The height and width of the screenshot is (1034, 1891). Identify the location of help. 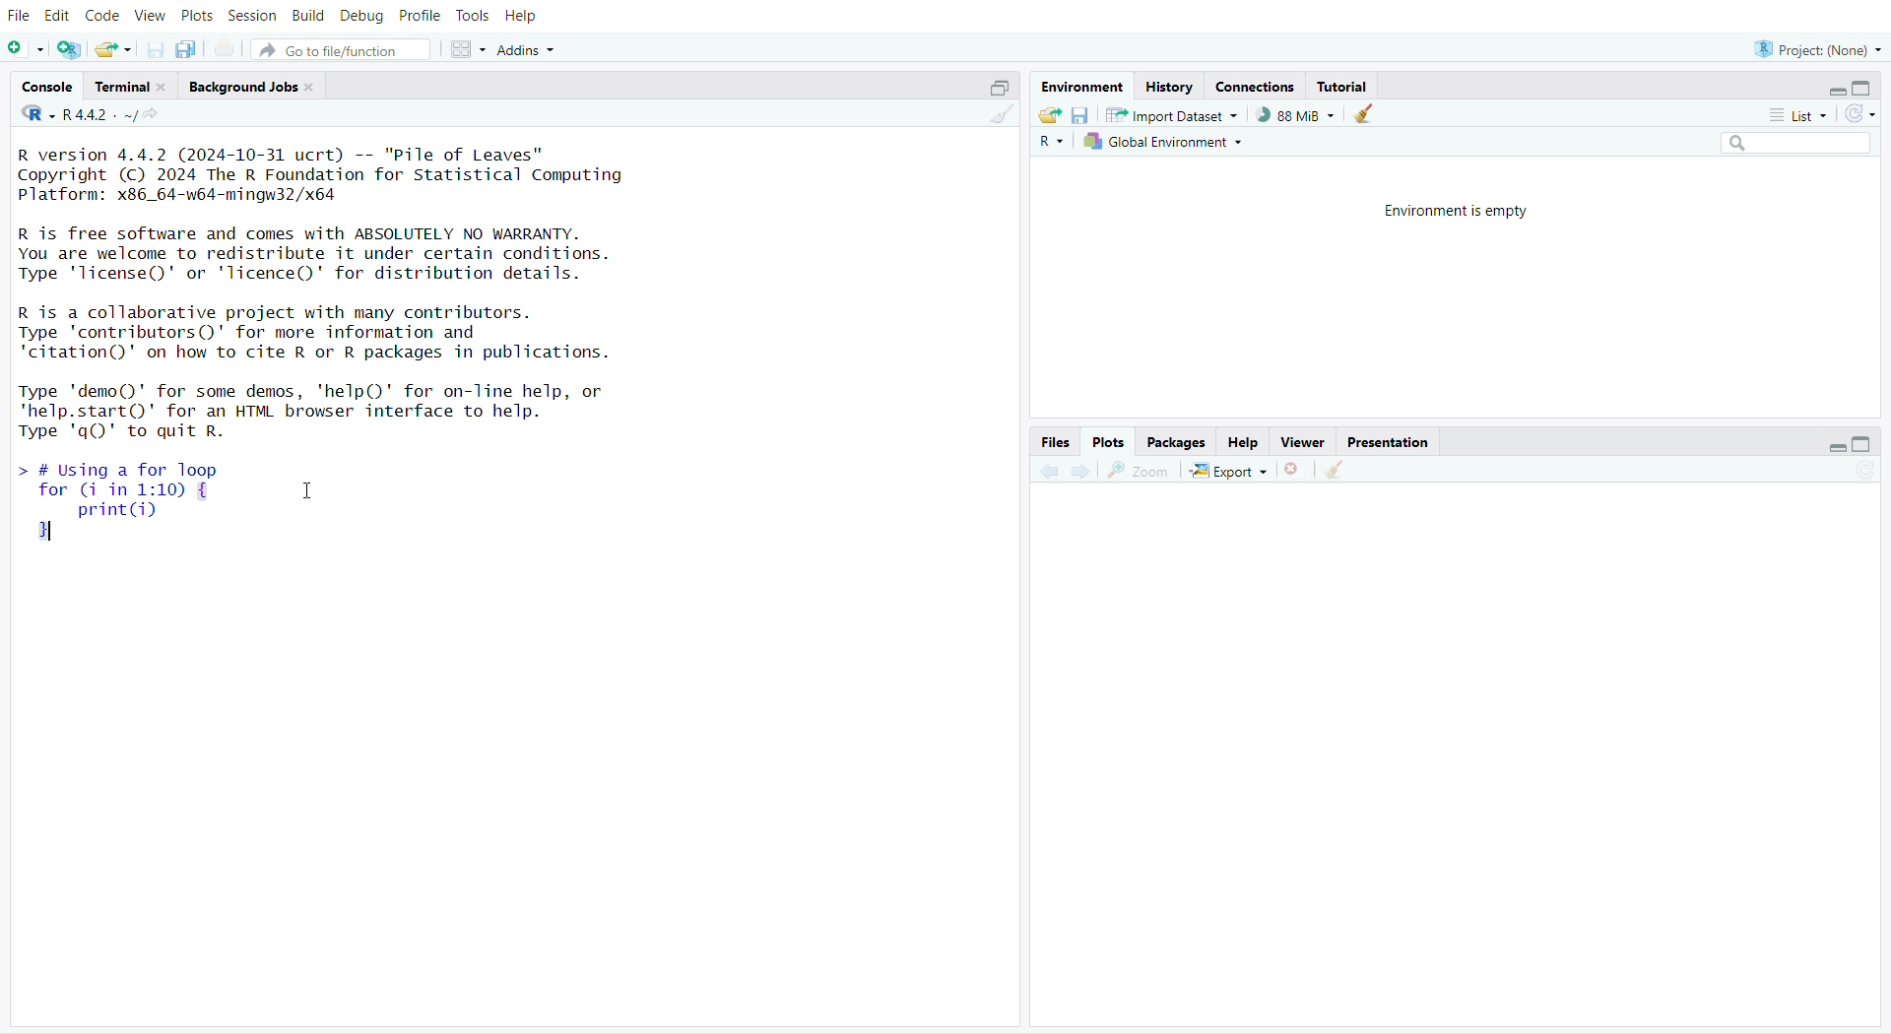
(1244, 440).